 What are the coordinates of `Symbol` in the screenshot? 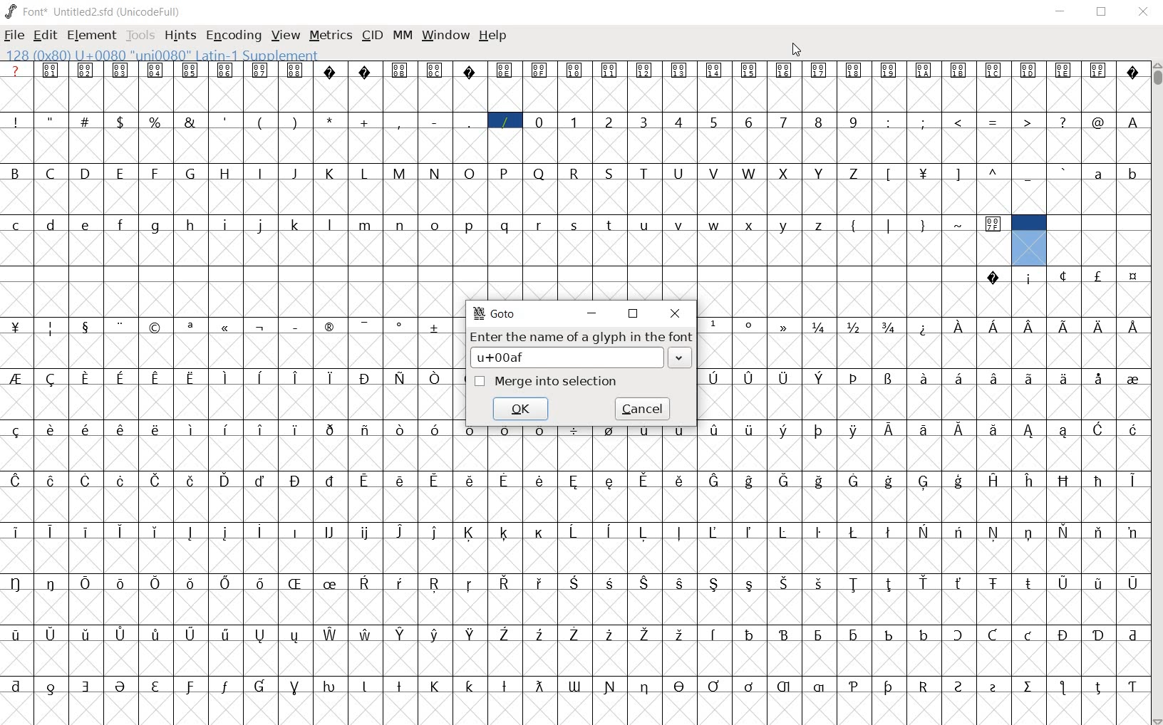 It's located at (854, 69).